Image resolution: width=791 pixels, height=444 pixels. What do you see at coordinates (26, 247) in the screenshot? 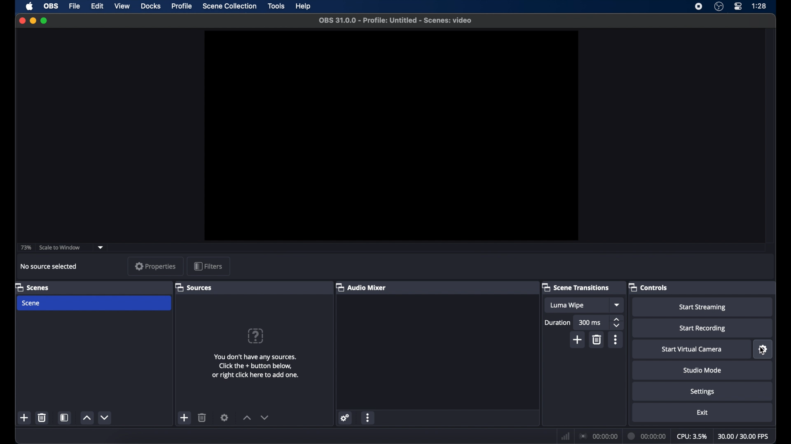
I see `73%` at bounding box center [26, 247].